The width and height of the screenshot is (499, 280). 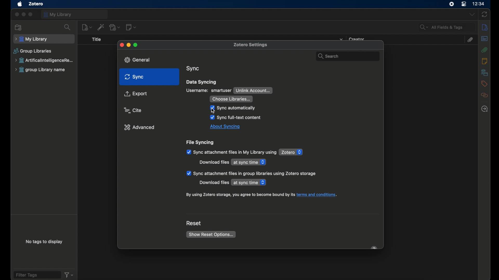 What do you see at coordinates (194, 223) in the screenshot?
I see `reset` at bounding box center [194, 223].